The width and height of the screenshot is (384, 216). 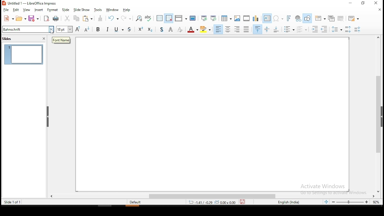 I want to click on strikethrough, so click(x=131, y=30).